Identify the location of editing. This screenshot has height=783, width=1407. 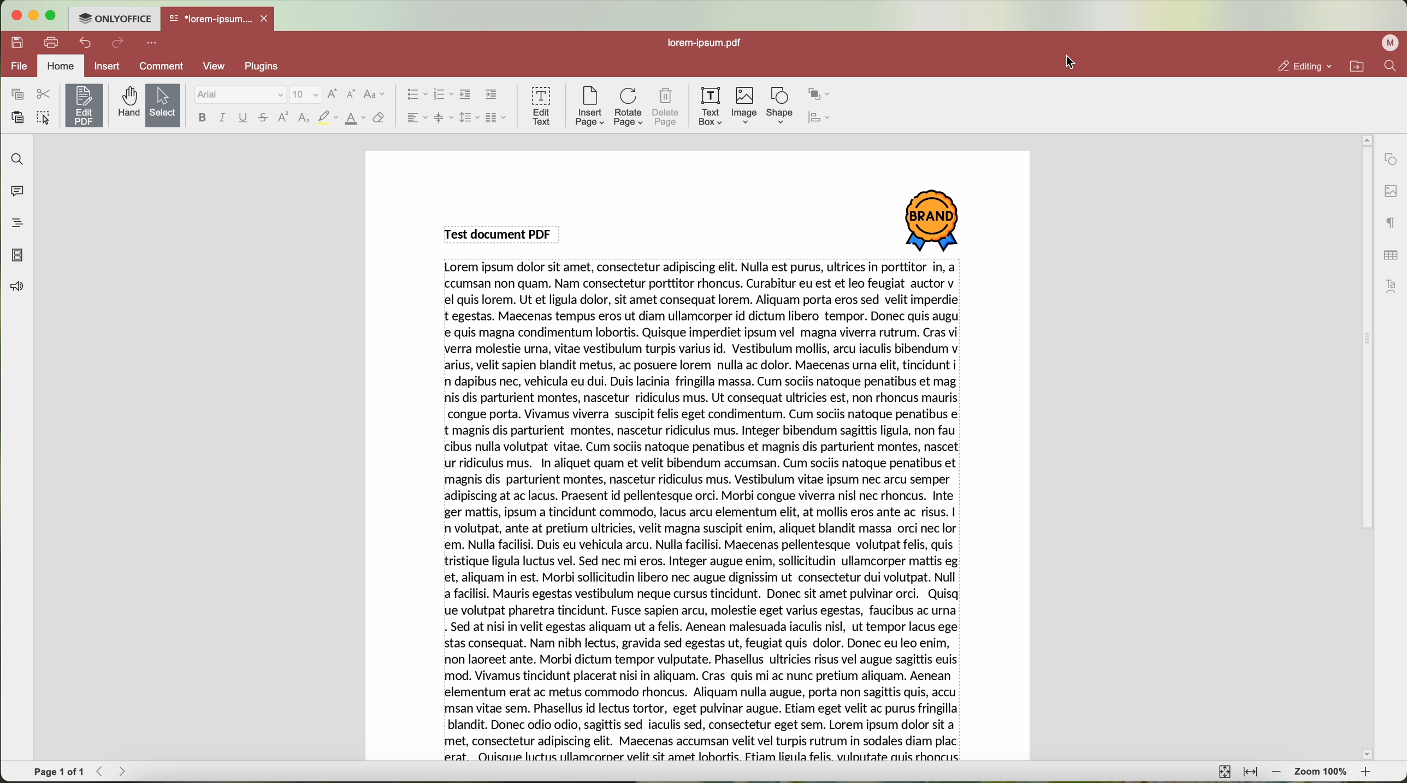
(1304, 66).